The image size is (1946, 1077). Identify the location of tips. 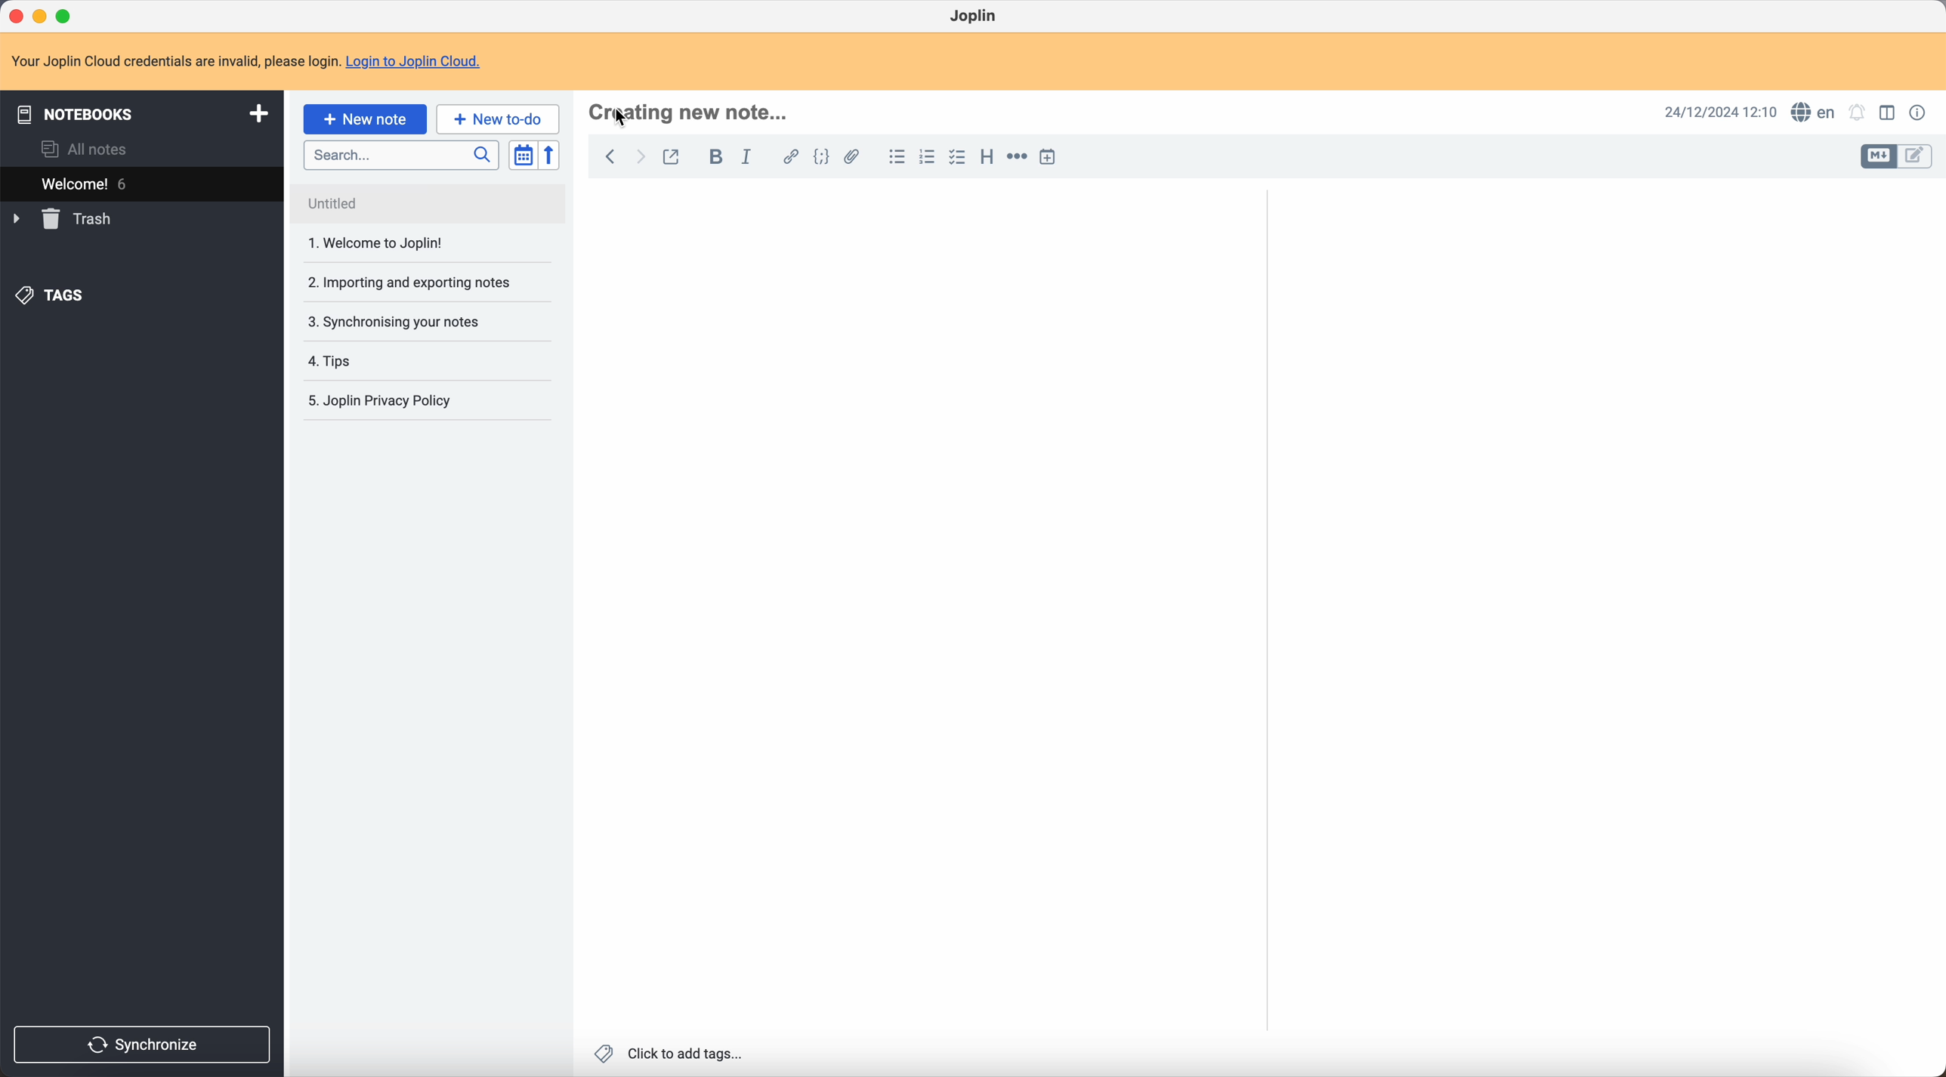
(399, 361).